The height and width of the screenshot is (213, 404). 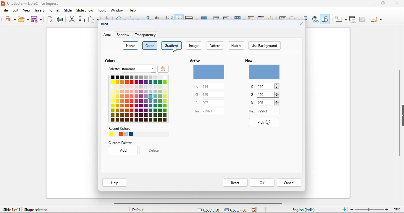 What do you see at coordinates (301, 24) in the screenshot?
I see `close` at bounding box center [301, 24].